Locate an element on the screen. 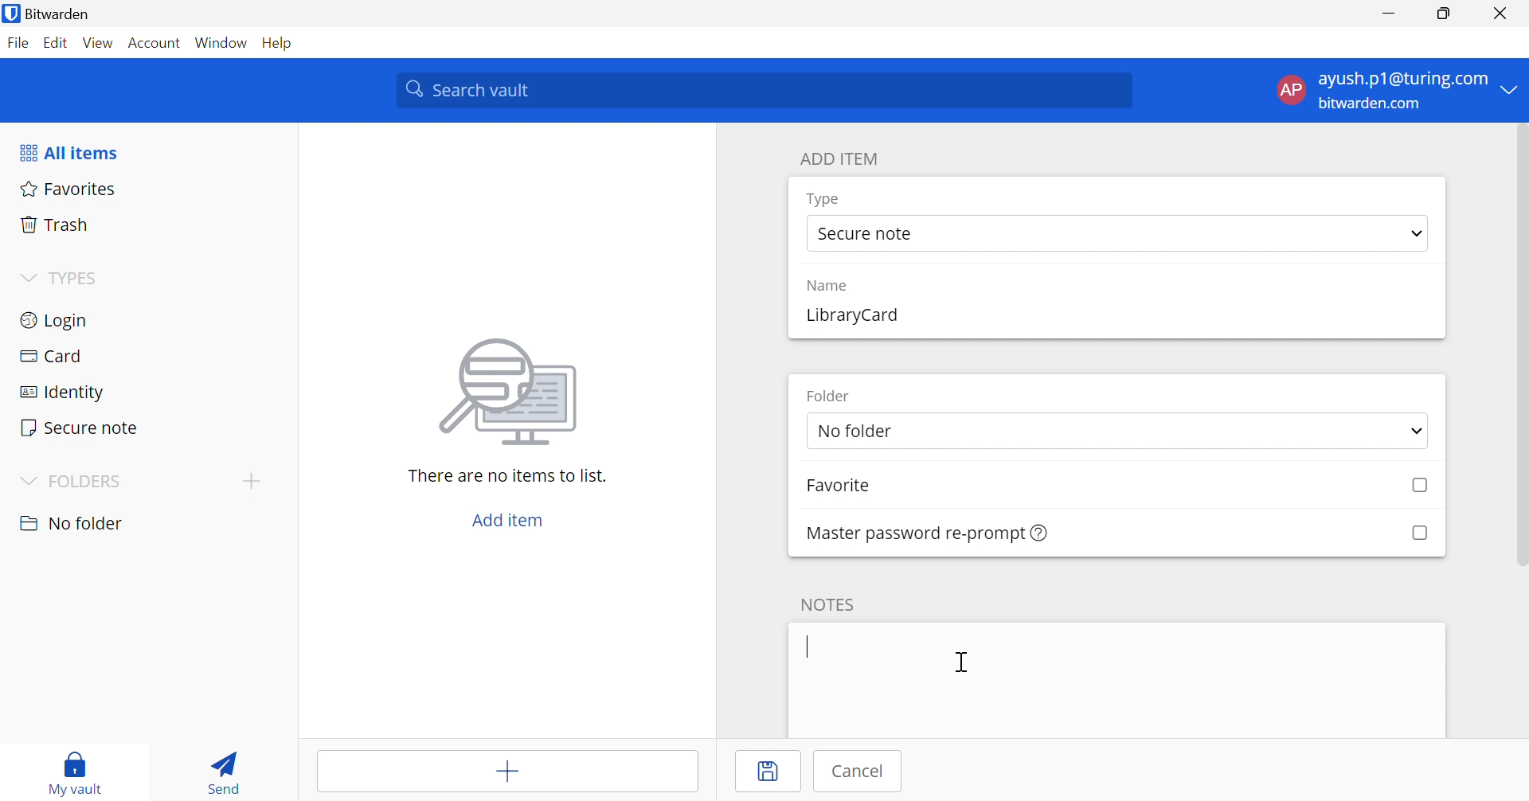 The image size is (1529, 801). Add item is located at coordinates (508, 522).